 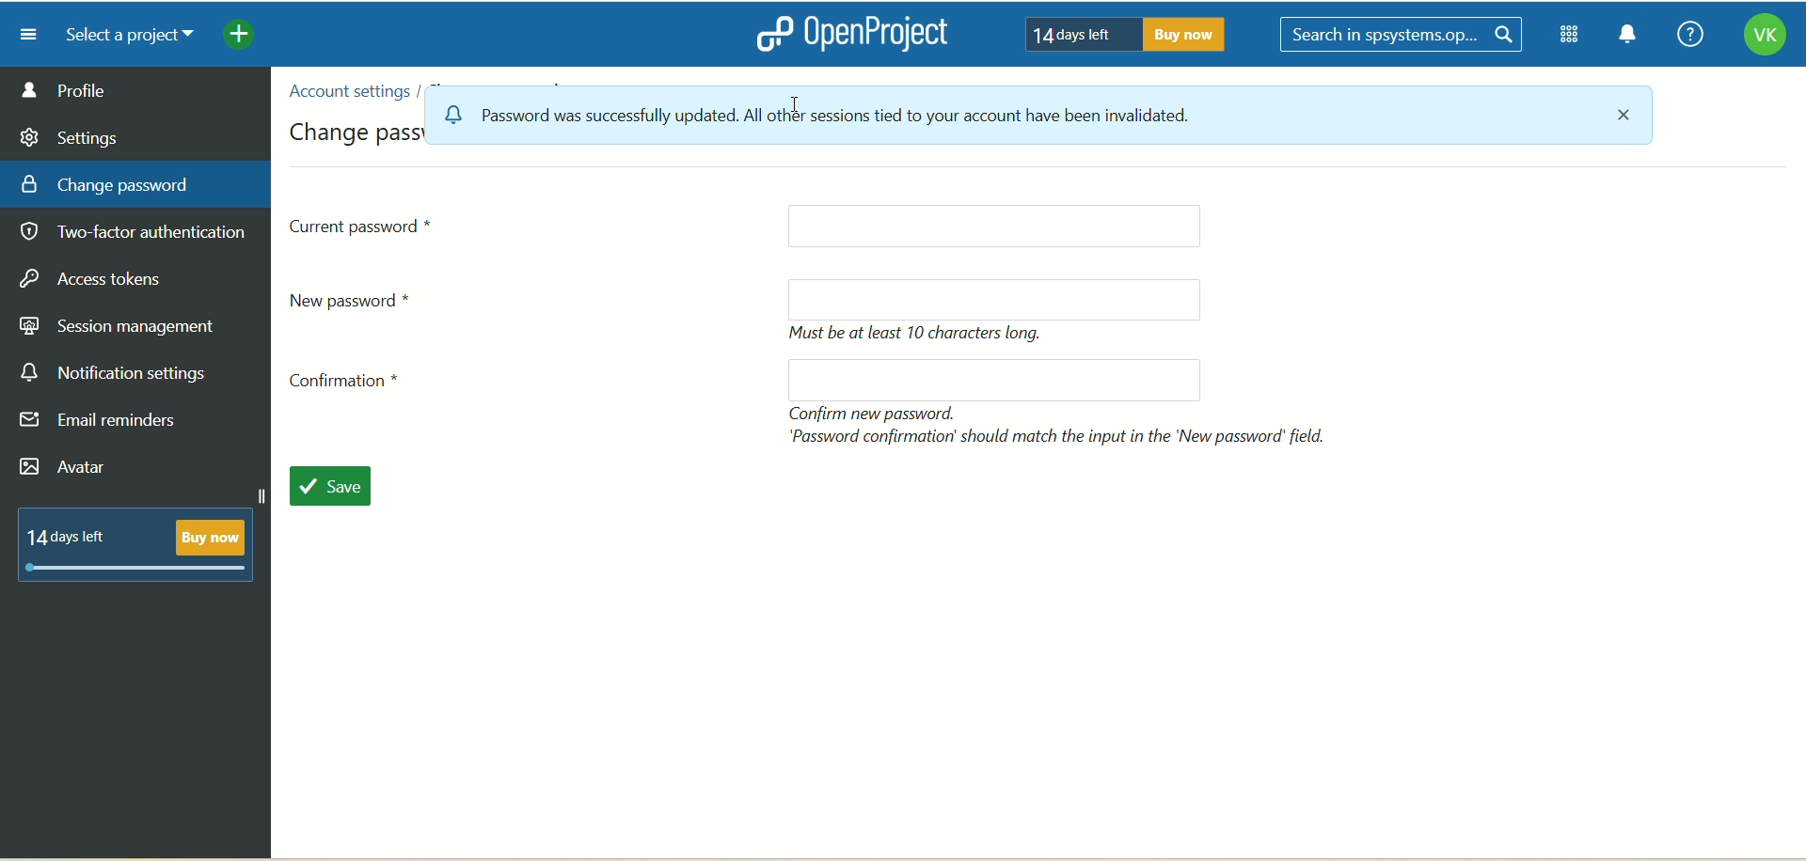 I want to click on module, so click(x=1573, y=35).